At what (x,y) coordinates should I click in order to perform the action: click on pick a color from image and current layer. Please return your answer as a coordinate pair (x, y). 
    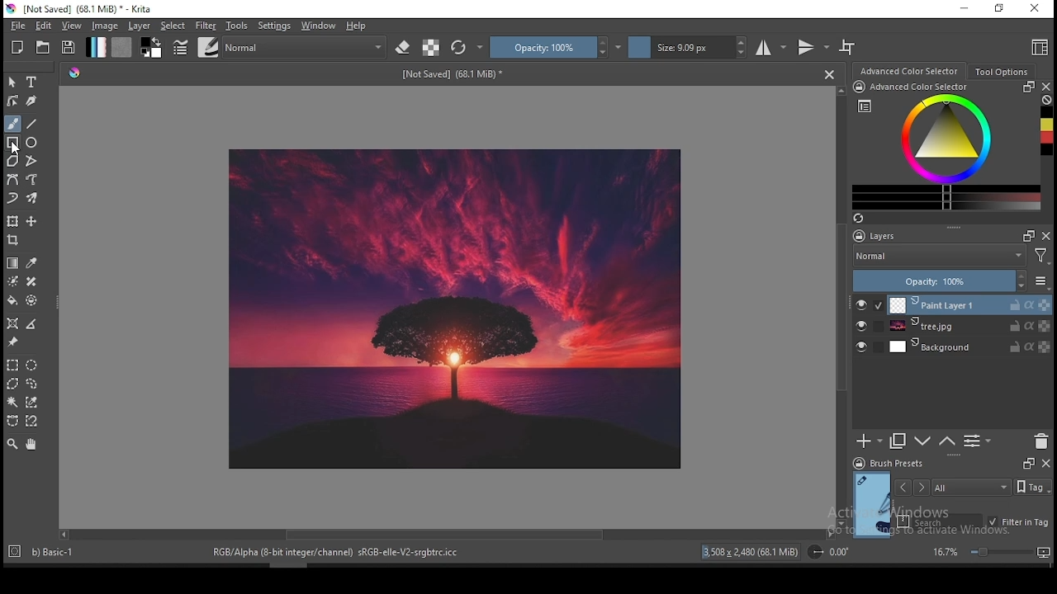
    Looking at the image, I should click on (31, 262).